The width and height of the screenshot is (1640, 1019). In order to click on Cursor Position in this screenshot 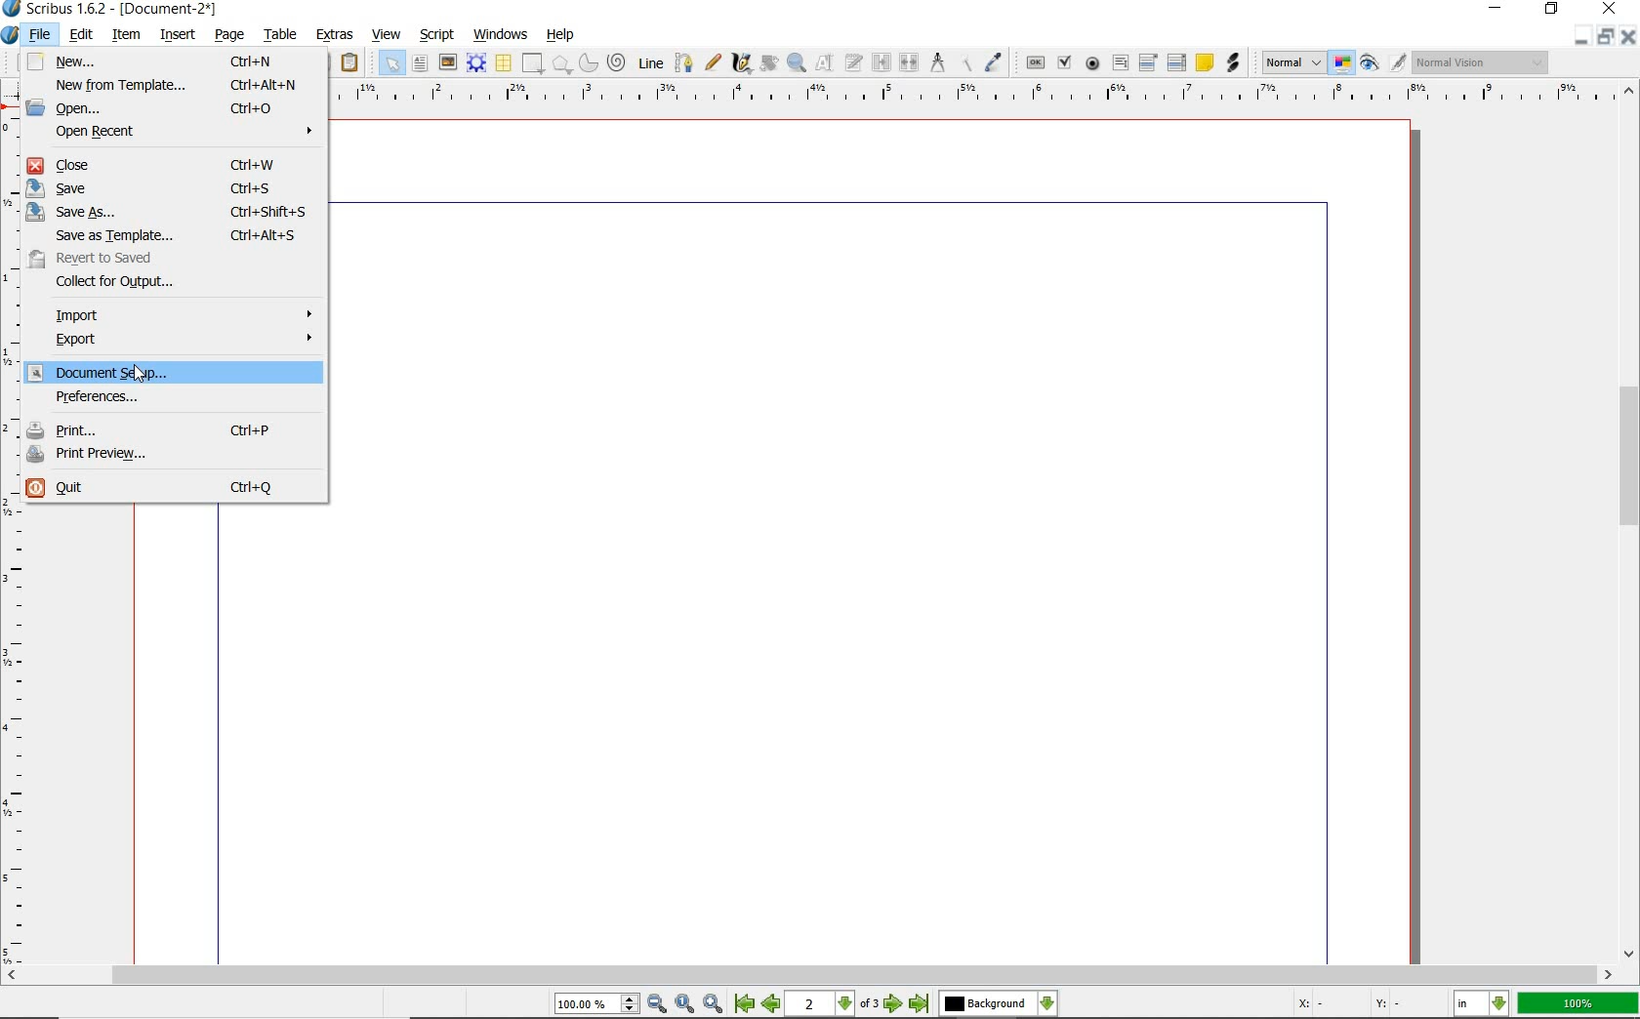, I will do `click(140, 373)`.